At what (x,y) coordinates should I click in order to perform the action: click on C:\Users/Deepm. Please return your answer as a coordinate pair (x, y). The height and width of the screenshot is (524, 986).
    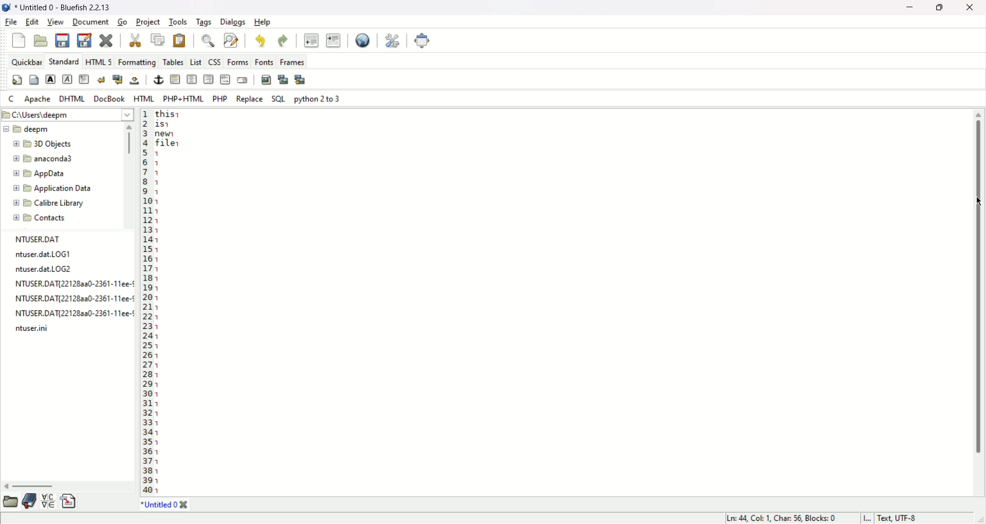
    Looking at the image, I should click on (66, 114).